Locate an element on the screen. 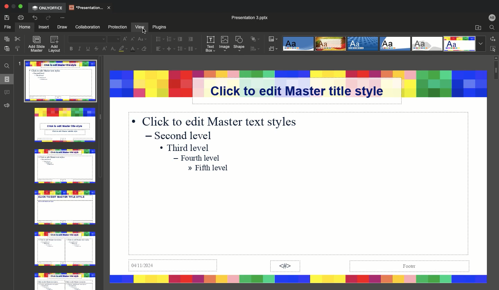 The height and width of the screenshot is (290, 499). Footer is located at coordinates (408, 266).